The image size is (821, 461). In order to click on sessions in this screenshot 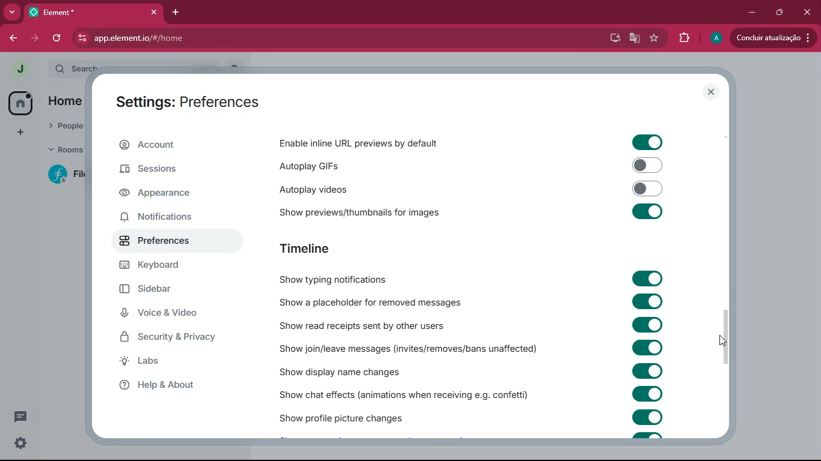, I will do `click(164, 172)`.